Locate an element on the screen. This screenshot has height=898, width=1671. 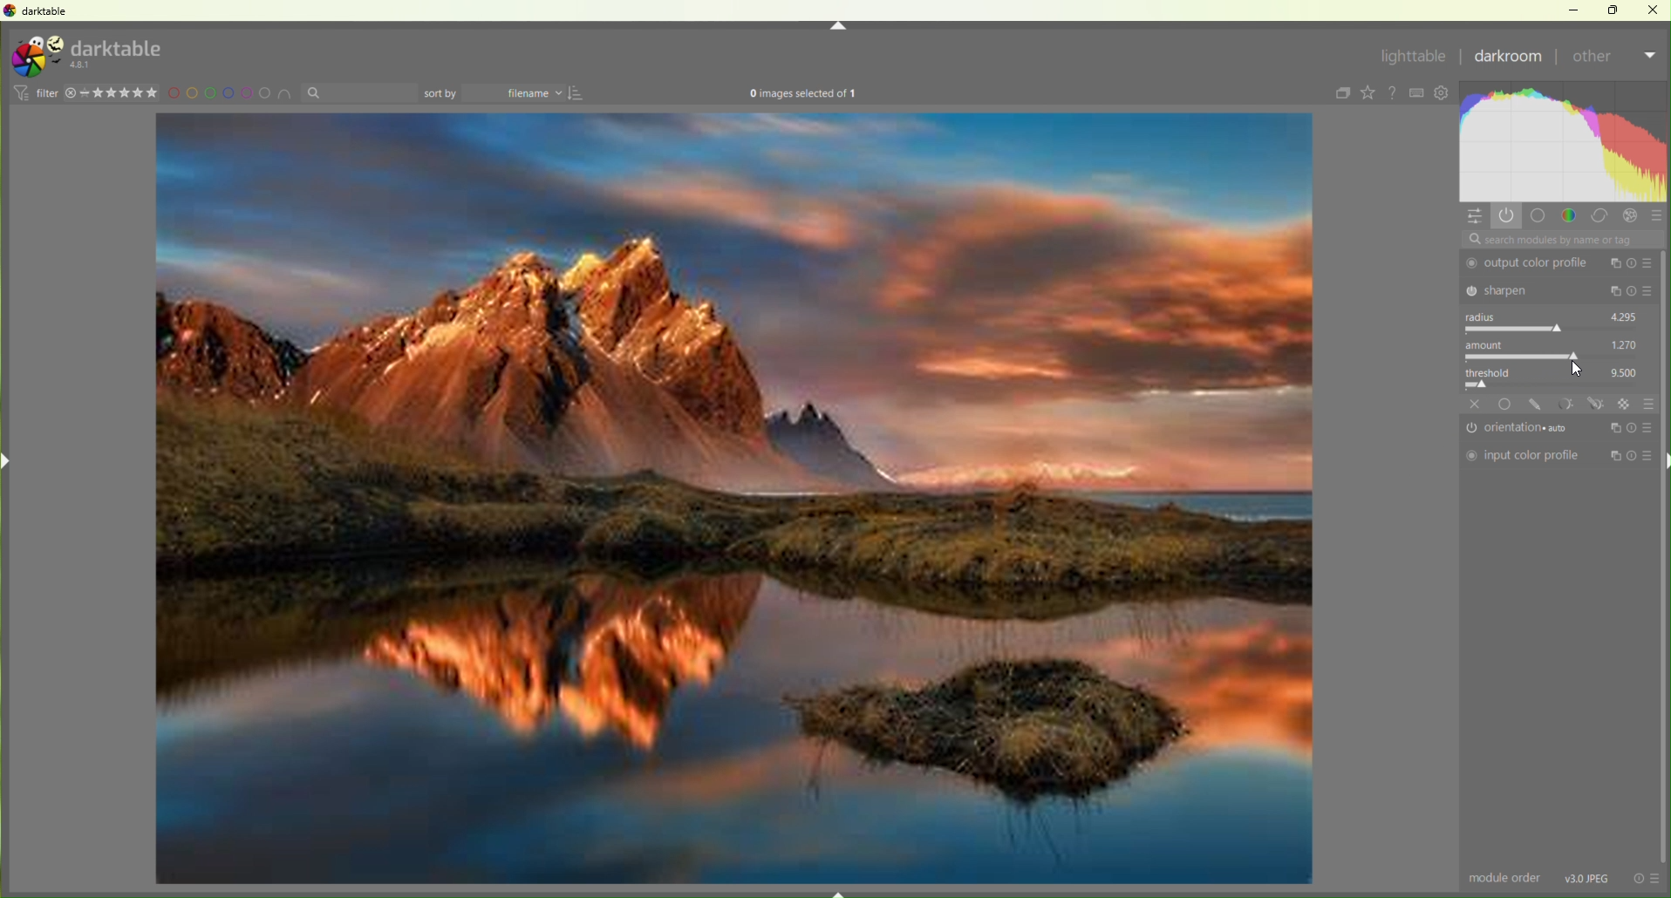
Help is located at coordinates (1395, 93).